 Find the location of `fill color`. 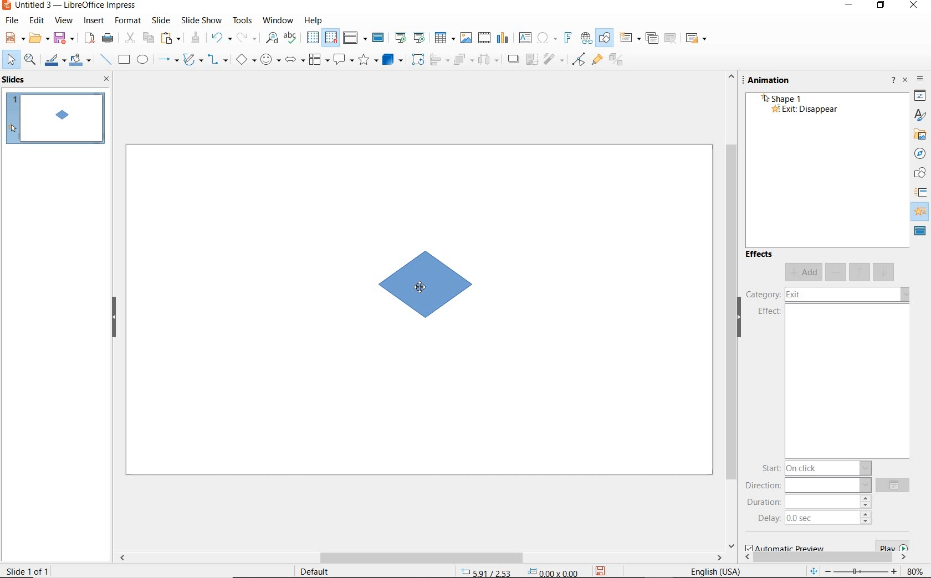

fill color is located at coordinates (80, 60).